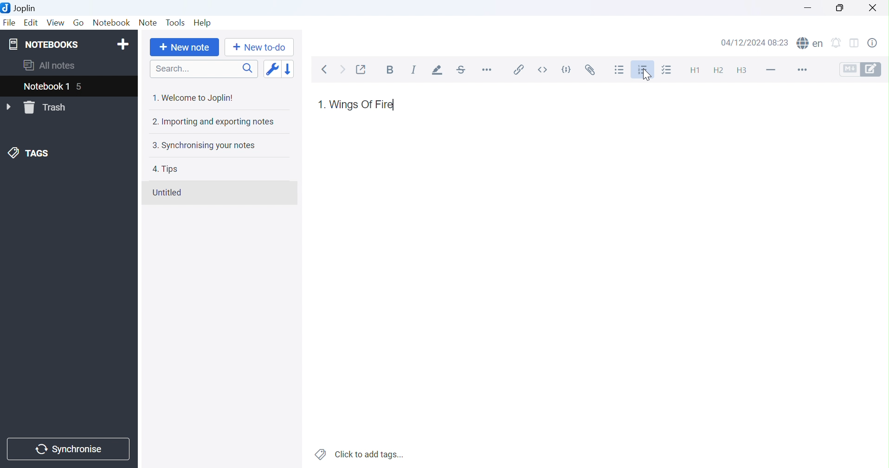 The width and height of the screenshot is (889, 468). I want to click on Go, so click(79, 23).